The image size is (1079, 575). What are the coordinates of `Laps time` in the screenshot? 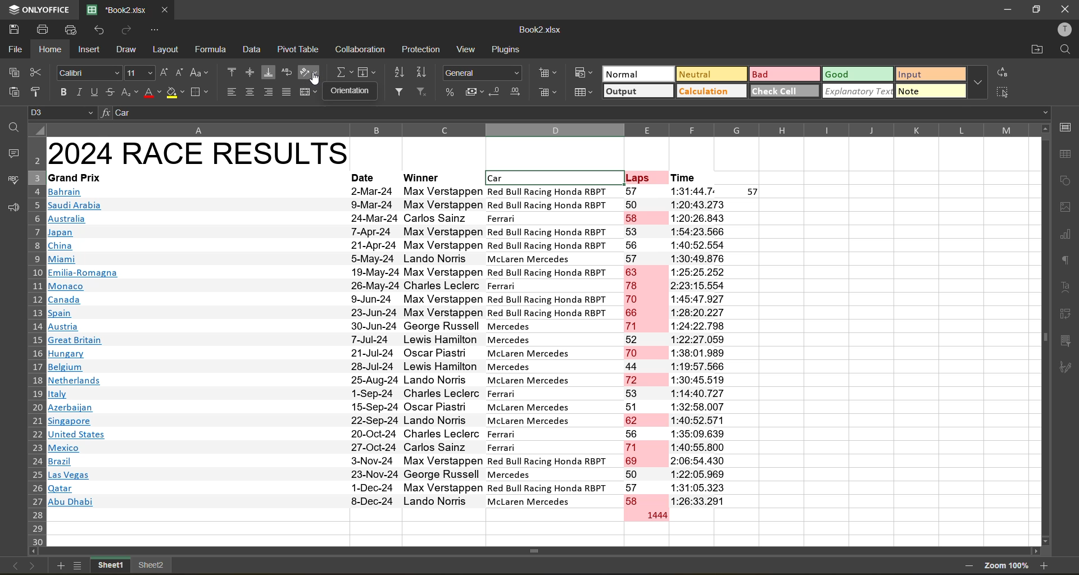 It's located at (717, 346).